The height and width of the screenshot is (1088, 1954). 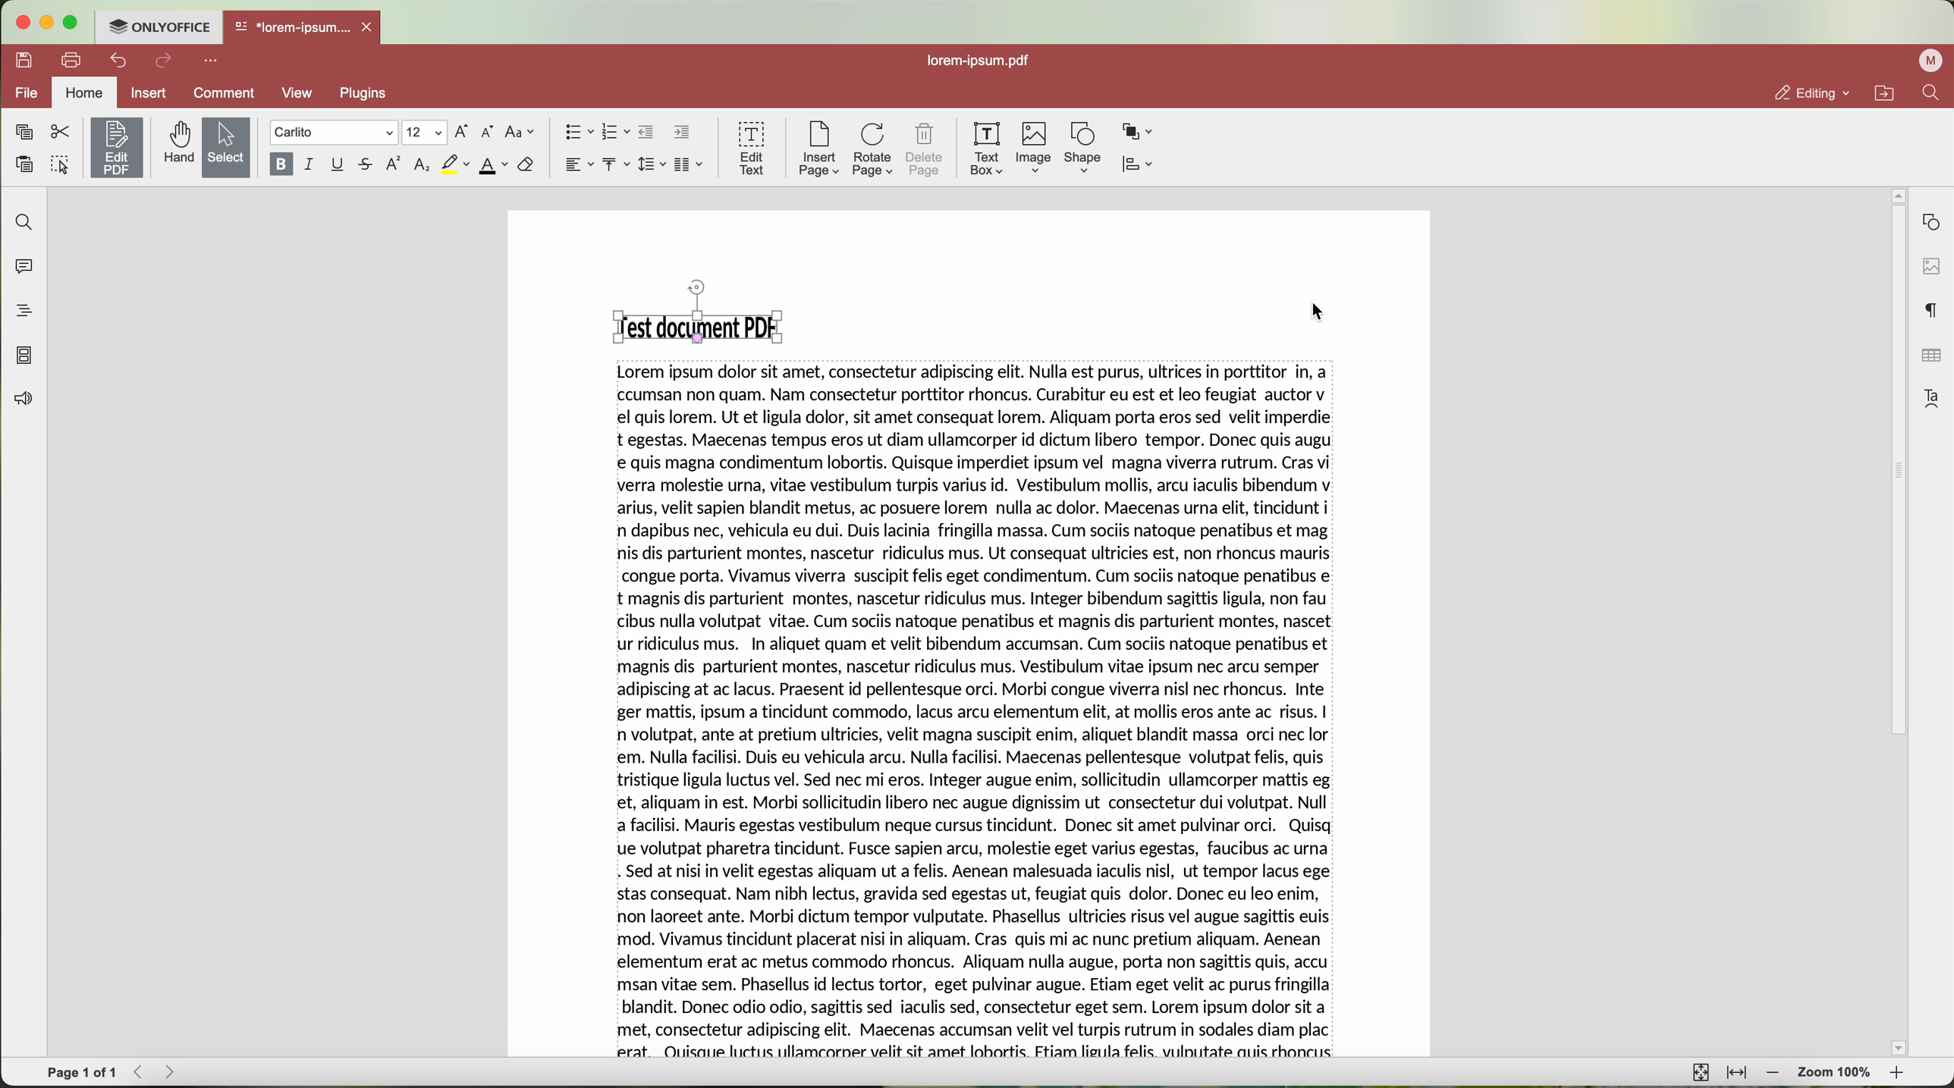 What do you see at coordinates (692, 324) in the screenshot?
I see `Test document PDF` at bounding box center [692, 324].